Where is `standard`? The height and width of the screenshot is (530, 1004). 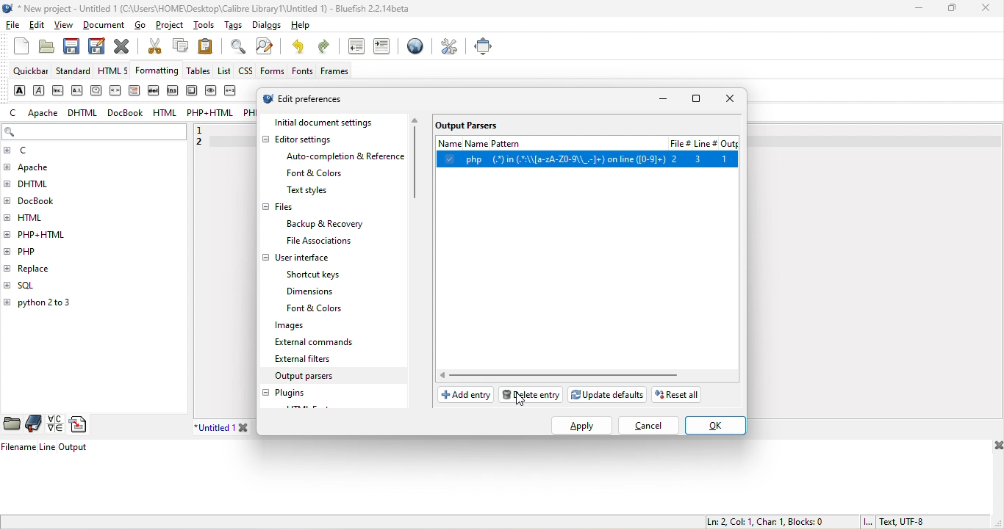
standard is located at coordinates (75, 70).